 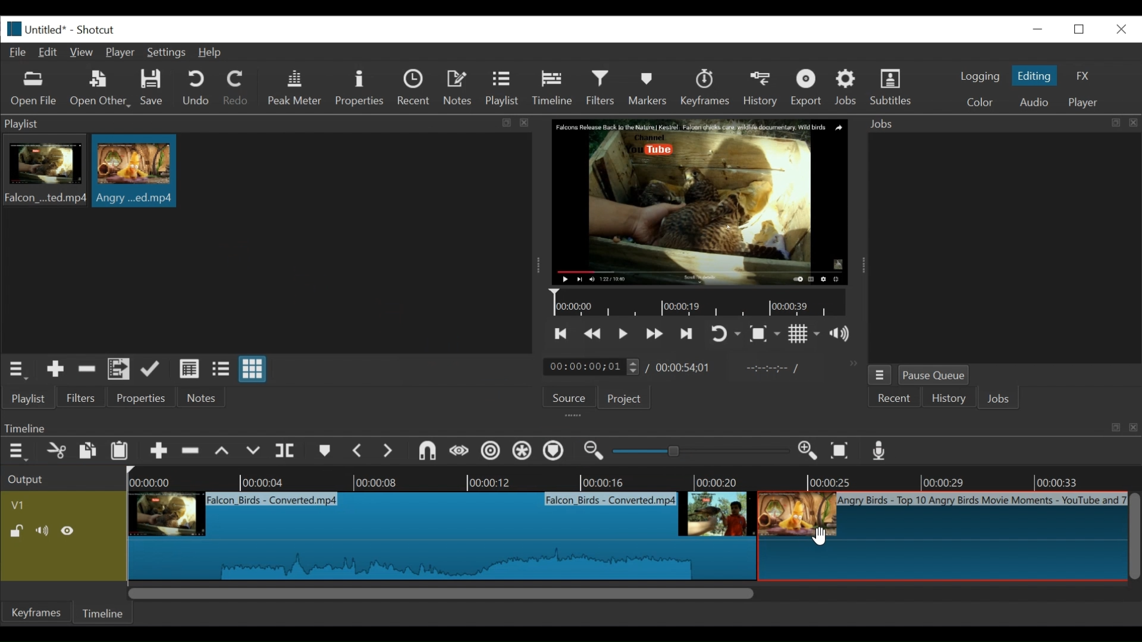 I want to click on clip, so click(x=439, y=533).